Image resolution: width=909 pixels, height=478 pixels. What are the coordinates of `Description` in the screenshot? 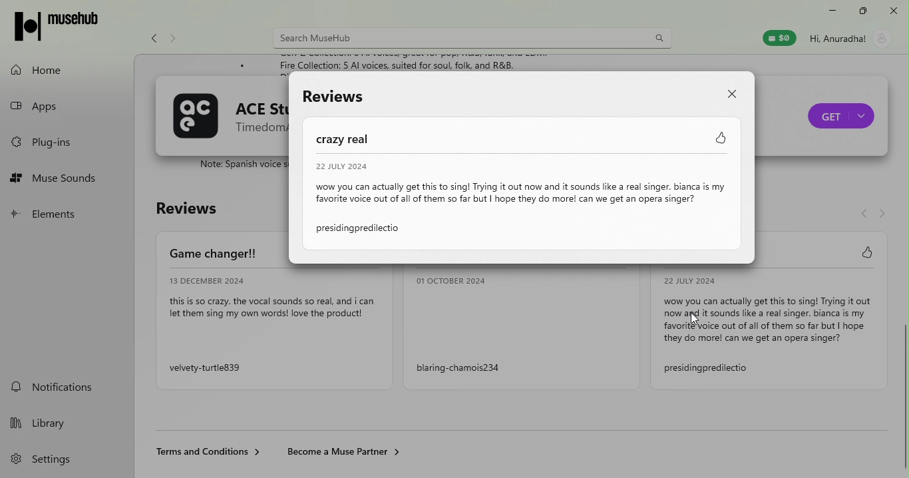 It's located at (194, 67).